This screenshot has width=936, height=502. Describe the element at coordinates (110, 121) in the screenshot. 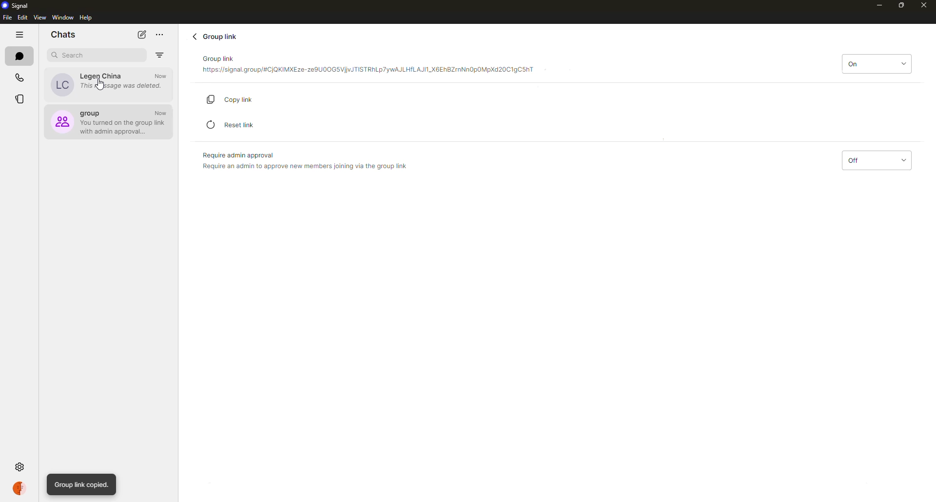

I see `group` at that location.